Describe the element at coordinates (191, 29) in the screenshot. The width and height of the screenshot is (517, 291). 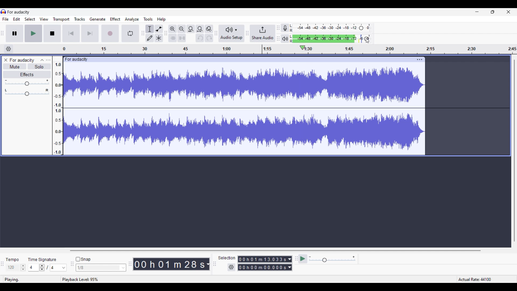
I see `Fit selection to width` at that location.